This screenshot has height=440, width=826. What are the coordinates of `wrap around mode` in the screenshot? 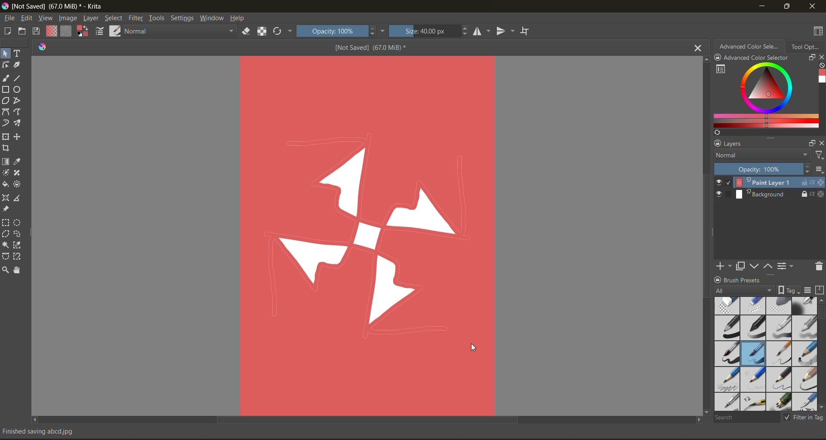 It's located at (525, 31).